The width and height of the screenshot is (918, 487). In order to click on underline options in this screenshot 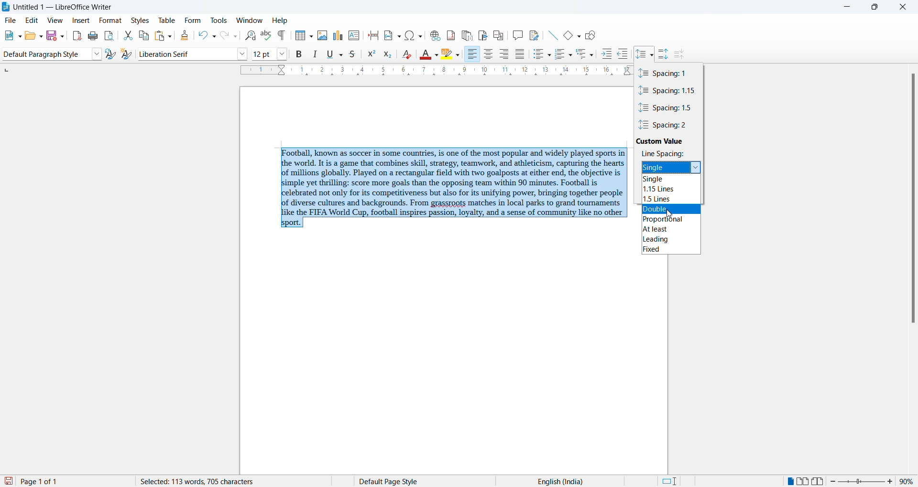, I will do `click(340, 54)`.